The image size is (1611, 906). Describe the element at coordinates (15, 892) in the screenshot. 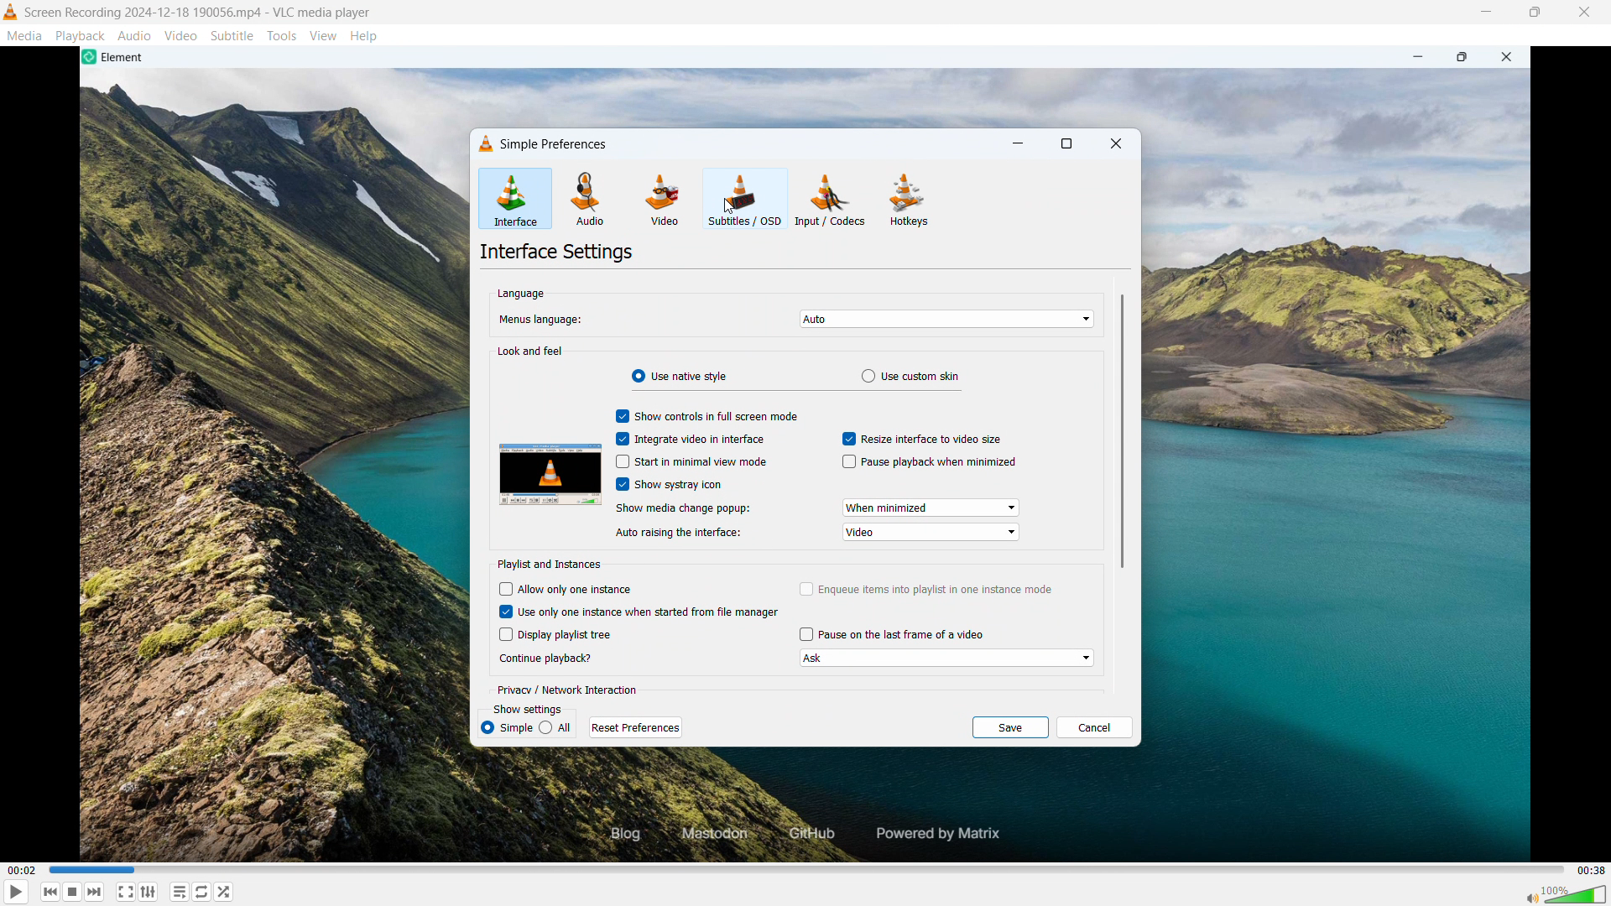

I see `Play ` at that location.